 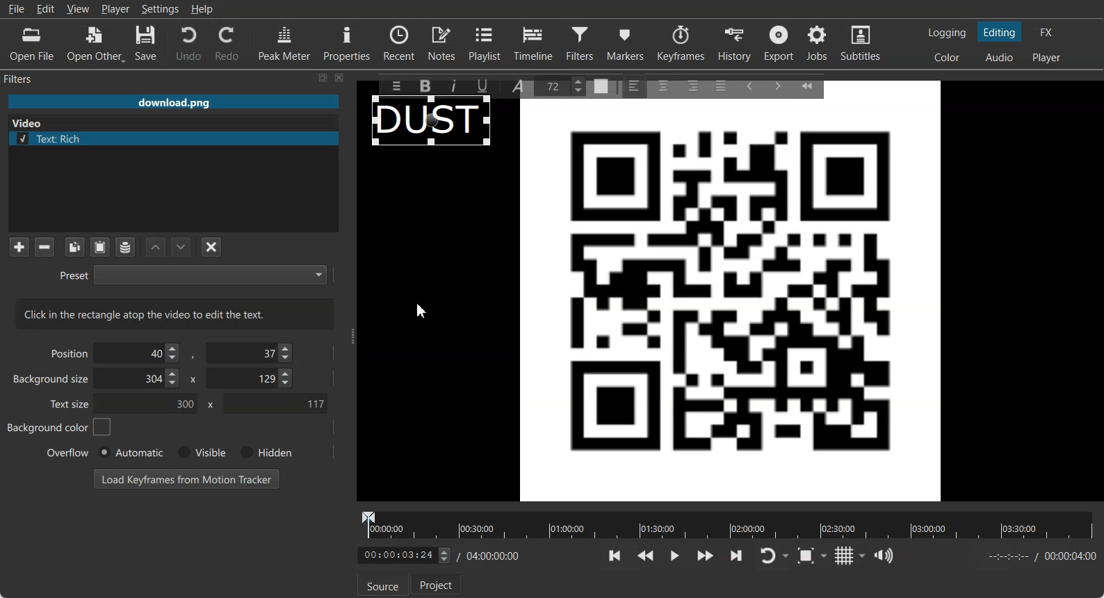 I want to click on Project, so click(x=437, y=584).